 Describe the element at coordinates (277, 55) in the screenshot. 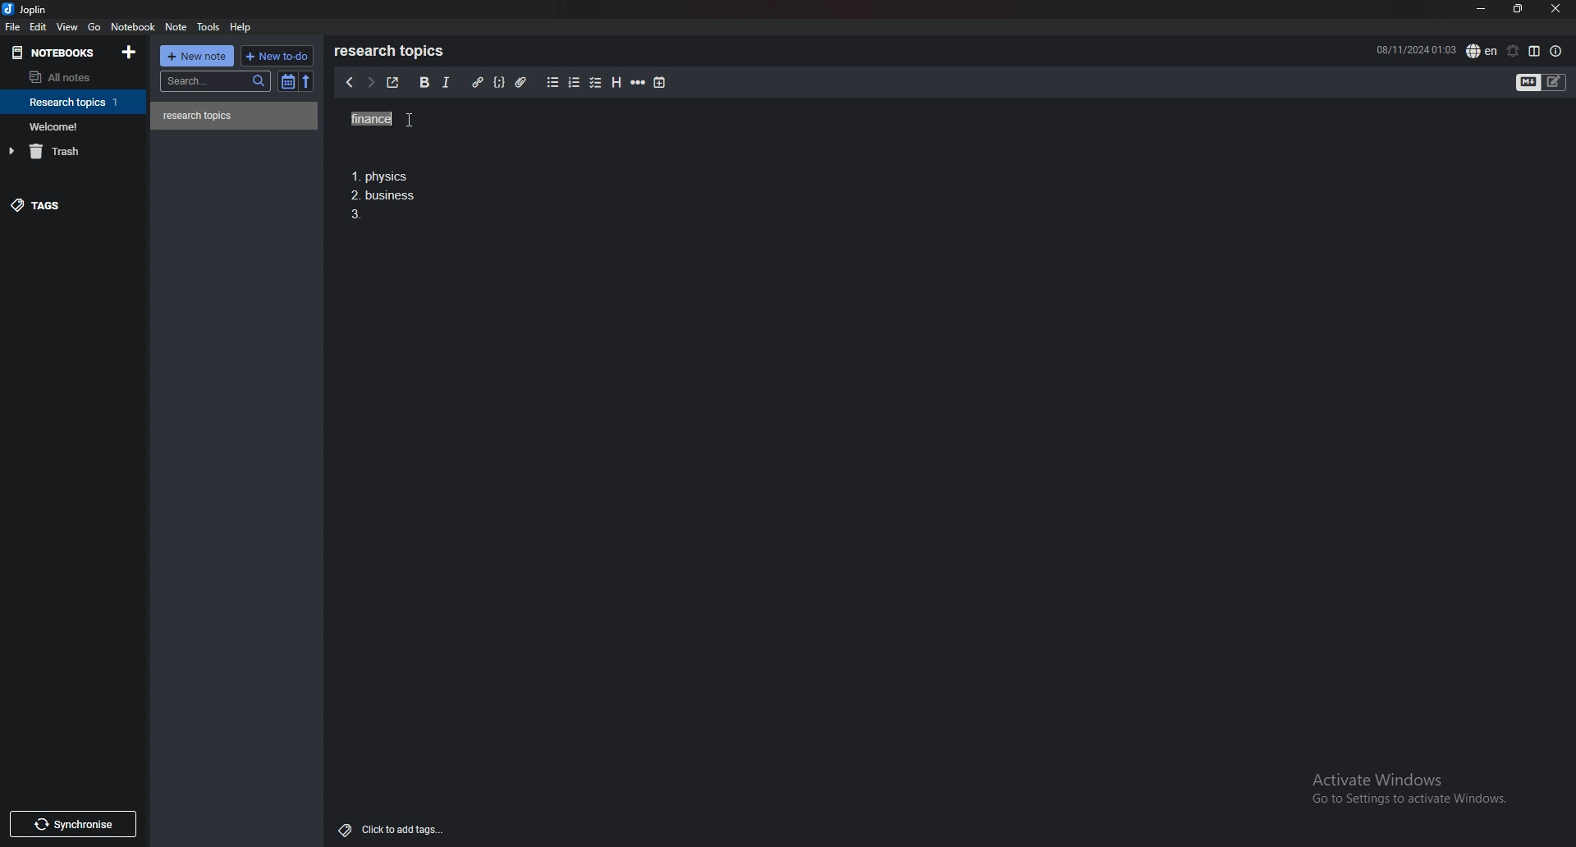

I see `new todo` at that location.